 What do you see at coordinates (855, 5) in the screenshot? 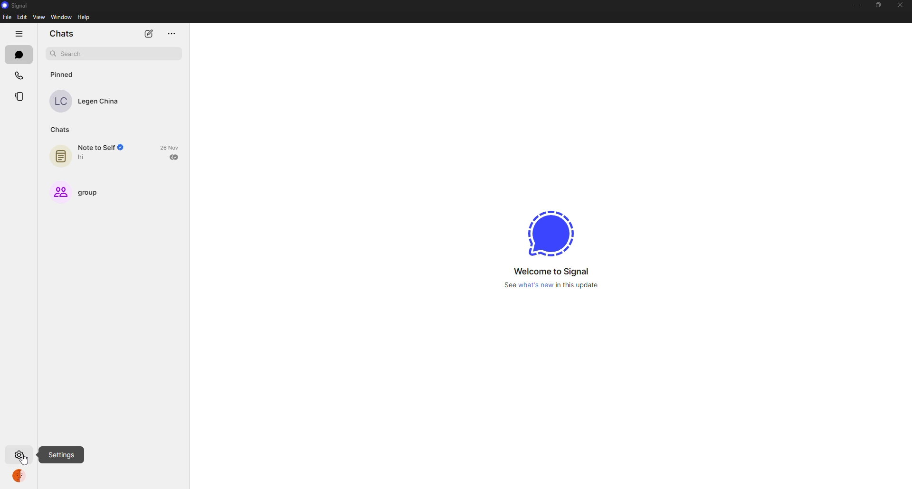
I see `minimize` at bounding box center [855, 5].